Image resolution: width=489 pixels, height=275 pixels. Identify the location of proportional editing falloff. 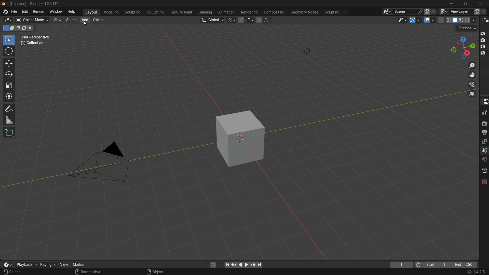
(267, 20).